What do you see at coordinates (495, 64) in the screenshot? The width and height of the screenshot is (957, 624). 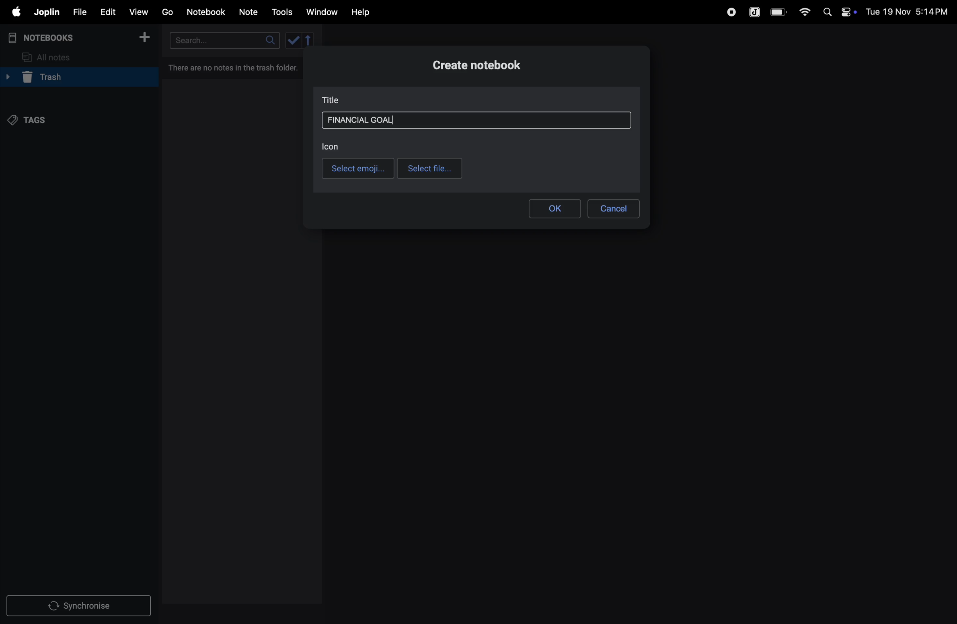 I see `create notebook` at bounding box center [495, 64].